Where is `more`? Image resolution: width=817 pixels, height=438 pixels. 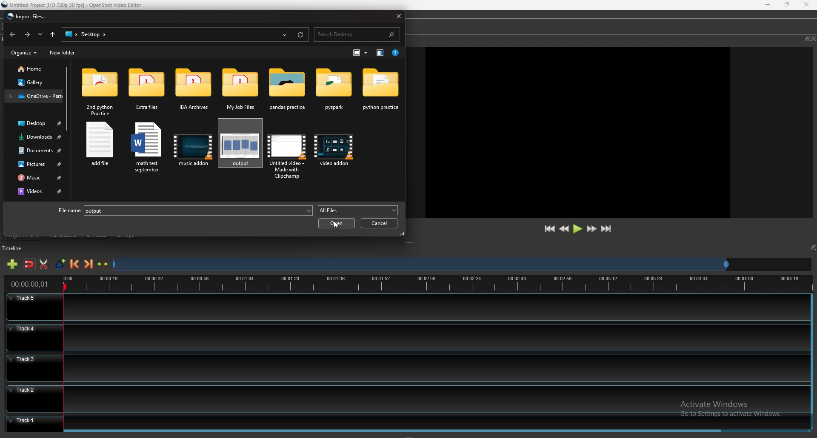 more is located at coordinates (360, 51).